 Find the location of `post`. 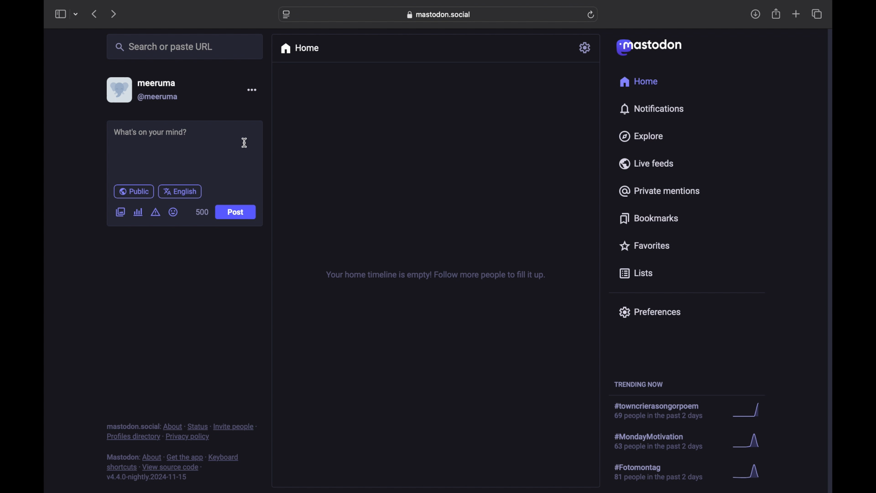

post is located at coordinates (238, 212).